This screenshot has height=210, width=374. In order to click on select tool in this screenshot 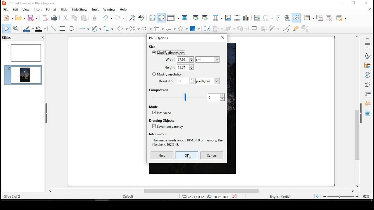, I will do `click(7, 28)`.